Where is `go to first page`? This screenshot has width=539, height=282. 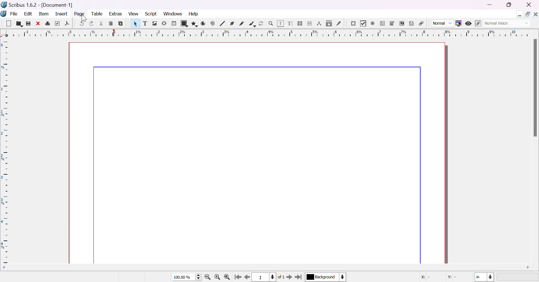
go to first page is located at coordinates (237, 276).